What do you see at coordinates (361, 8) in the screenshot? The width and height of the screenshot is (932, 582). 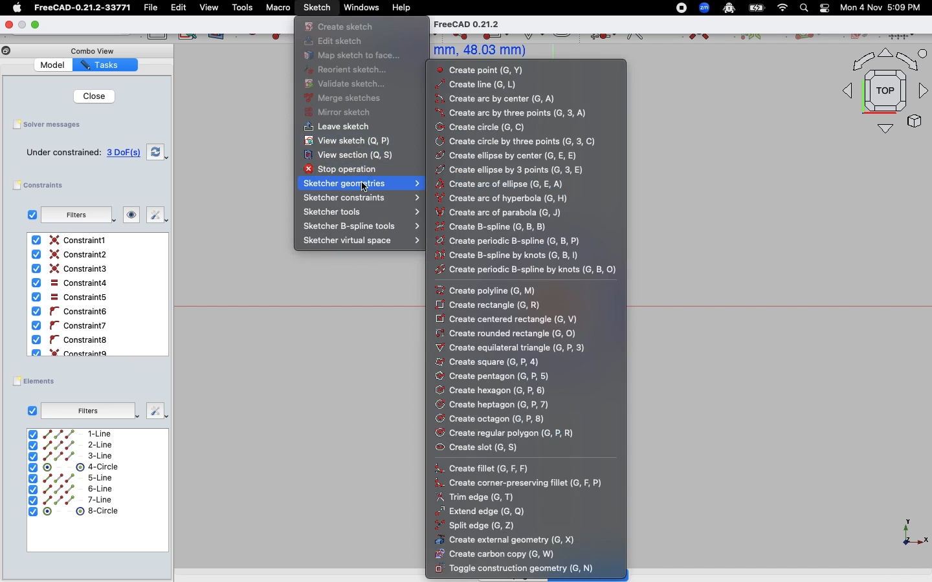 I see `Windows` at bounding box center [361, 8].